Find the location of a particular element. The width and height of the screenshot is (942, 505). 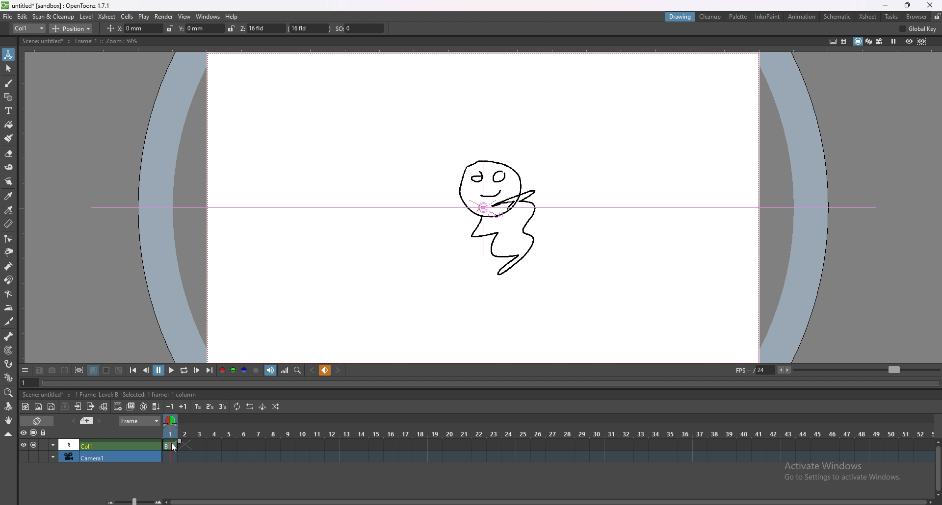

shapes is located at coordinates (8, 97).